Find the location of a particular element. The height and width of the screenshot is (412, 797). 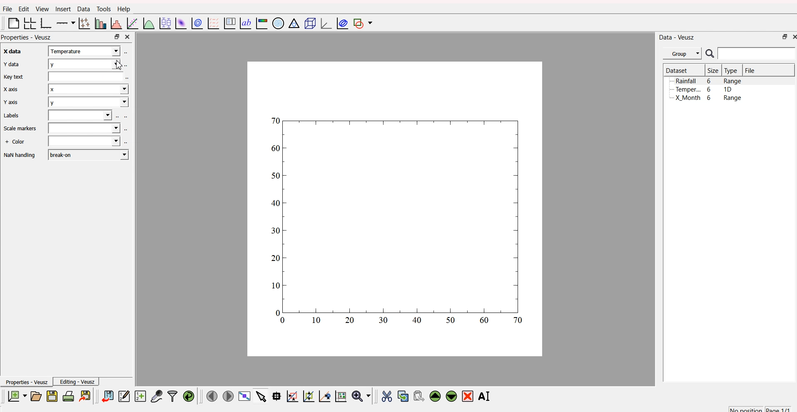

NaN handling is located at coordinates (20, 156).